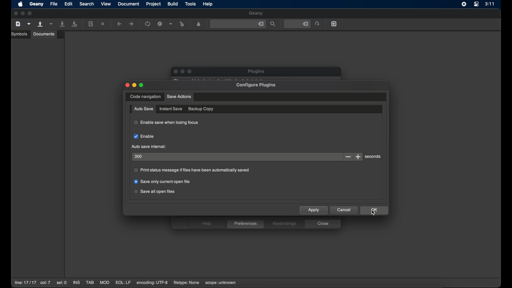 The image size is (512, 288). Describe the element at coordinates (171, 109) in the screenshot. I see `instant  save` at that location.